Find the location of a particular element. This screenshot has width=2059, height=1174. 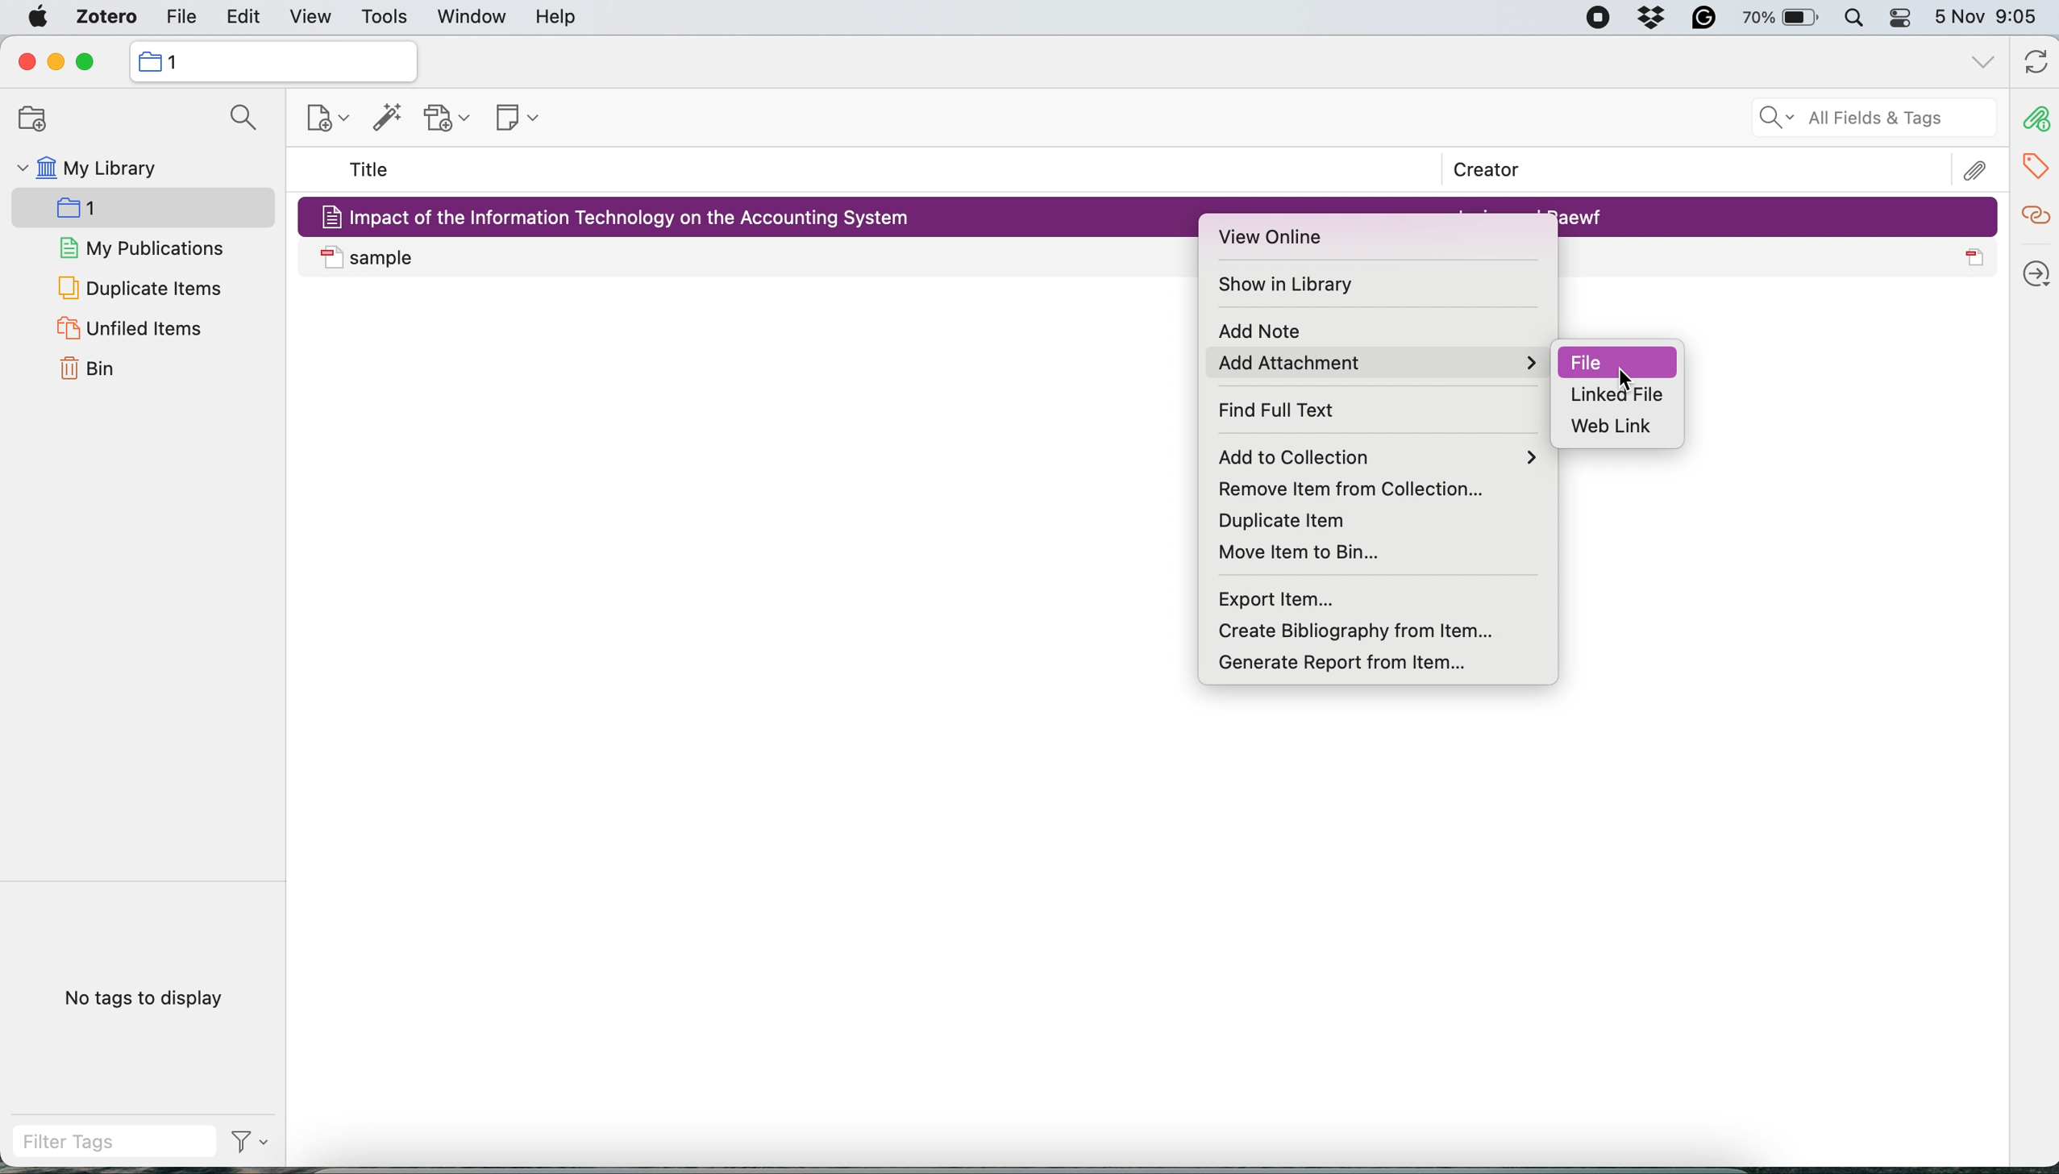

export item is located at coordinates (1282, 598).